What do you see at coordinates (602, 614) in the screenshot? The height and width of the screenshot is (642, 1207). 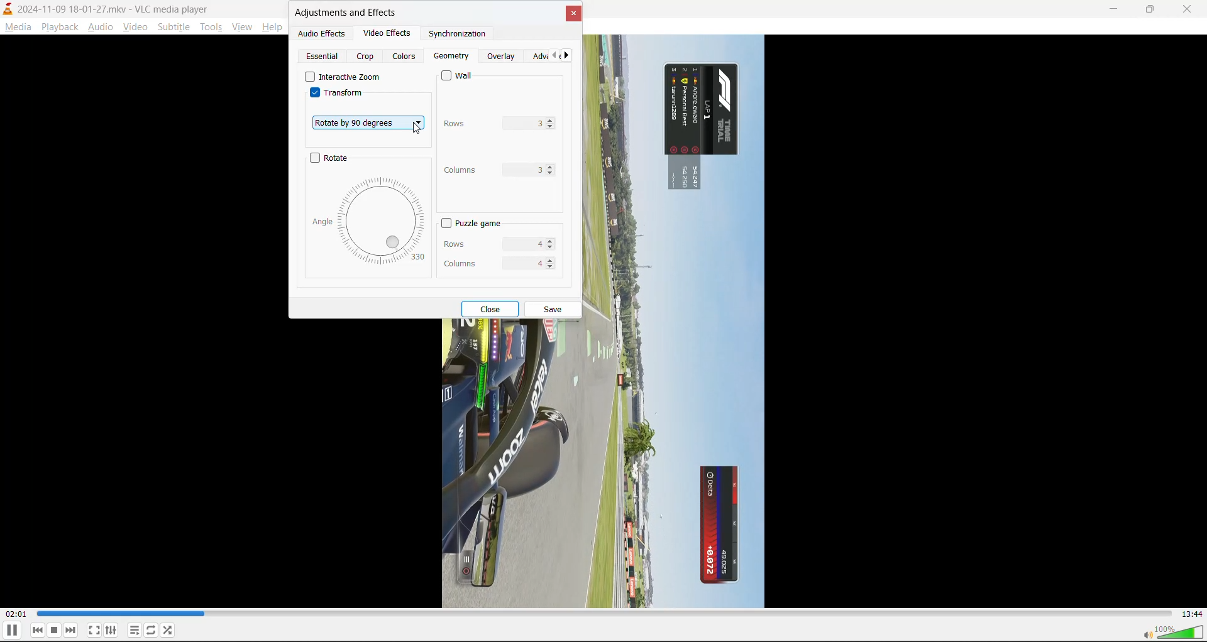 I see `track slider` at bounding box center [602, 614].